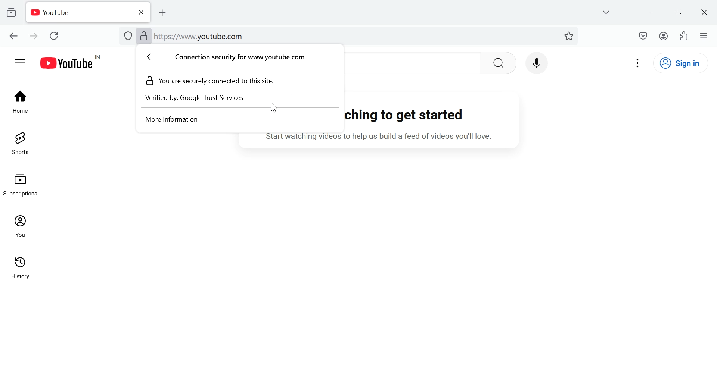 The width and height of the screenshot is (717, 376). I want to click on Start watching videos to help us build a feed of videos you'll love., so click(387, 137).